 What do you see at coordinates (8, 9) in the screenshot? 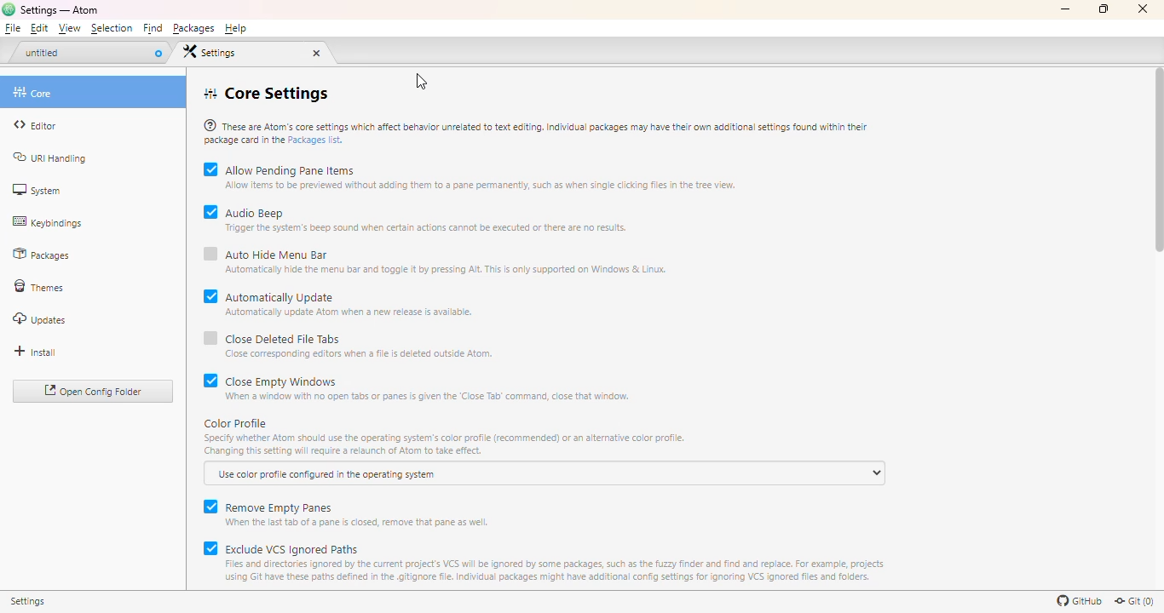
I see `logo` at bounding box center [8, 9].